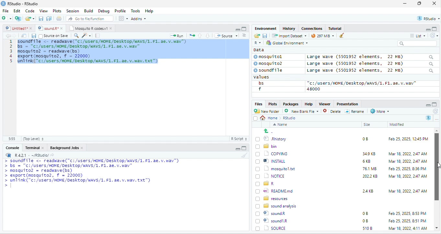 The width and height of the screenshot is (441, 234). Describe the element at coordinates (371, 228) in the screenshot. I see `1302 KB` at that location.